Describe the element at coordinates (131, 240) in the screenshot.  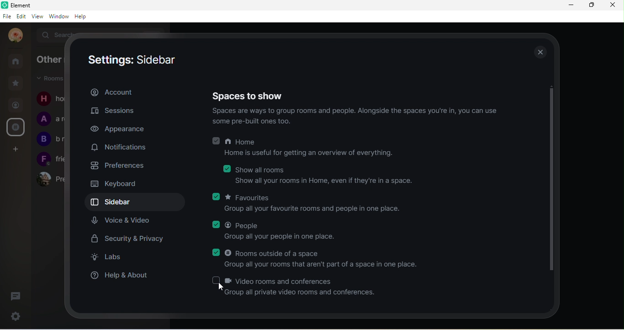
I see `security and privacy` at that location.